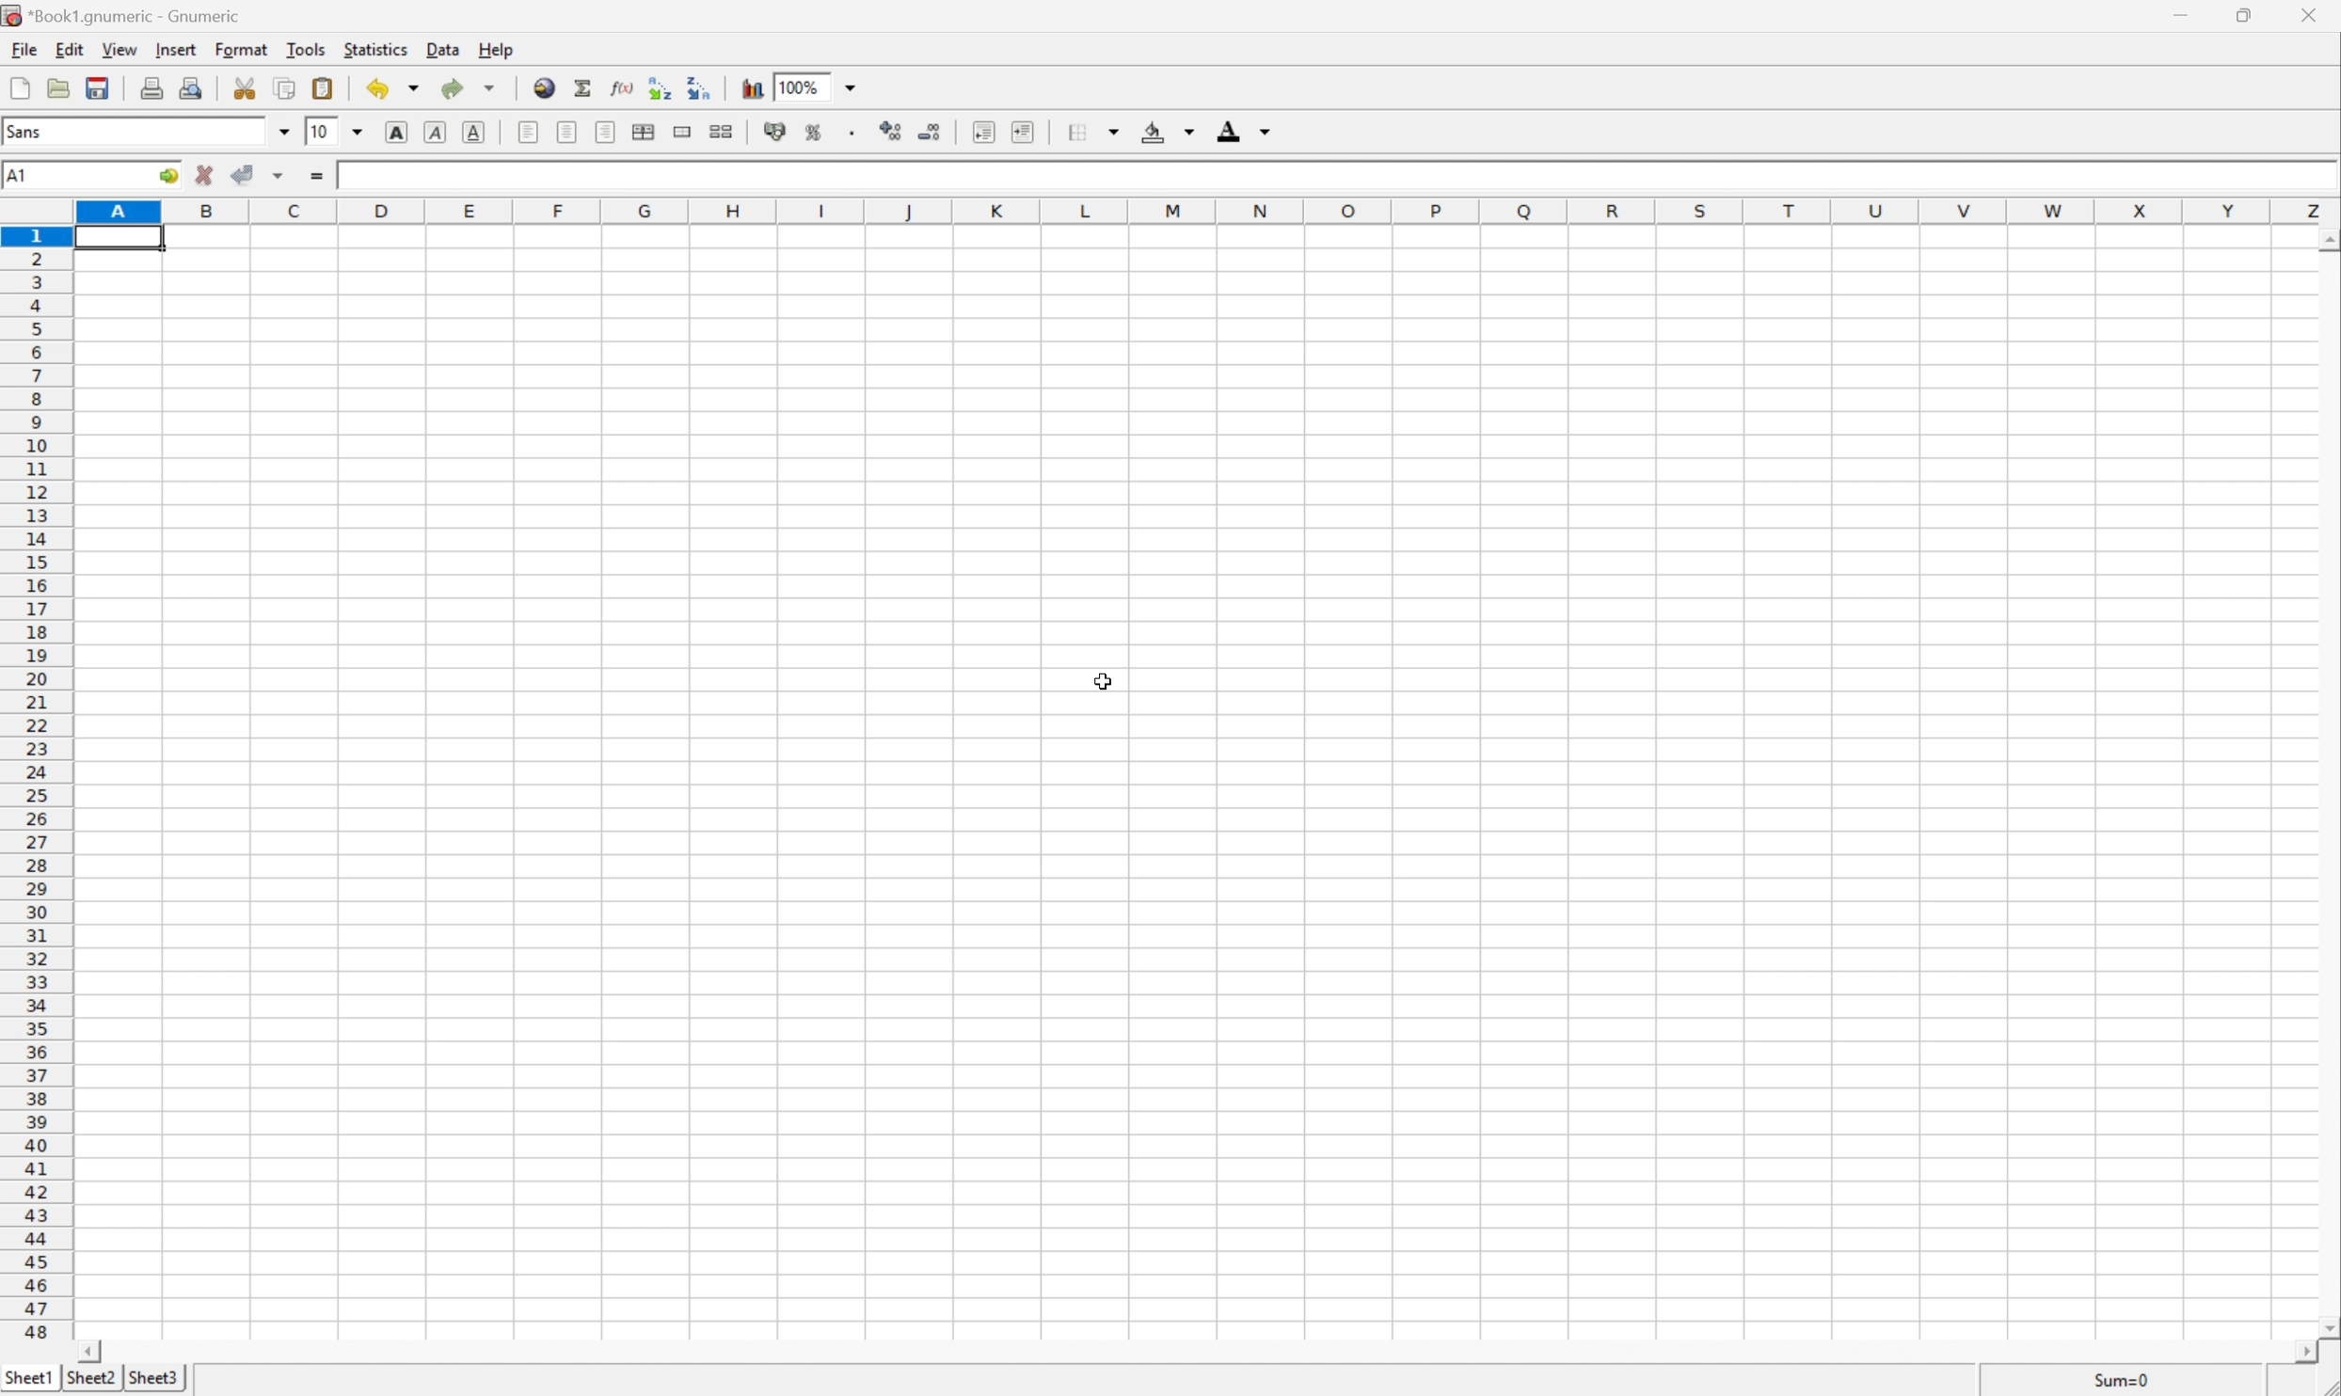  What do you see at coordinates (376, 48) in the screenshot?
I see `Statistics` at bounding box center [376, 48].